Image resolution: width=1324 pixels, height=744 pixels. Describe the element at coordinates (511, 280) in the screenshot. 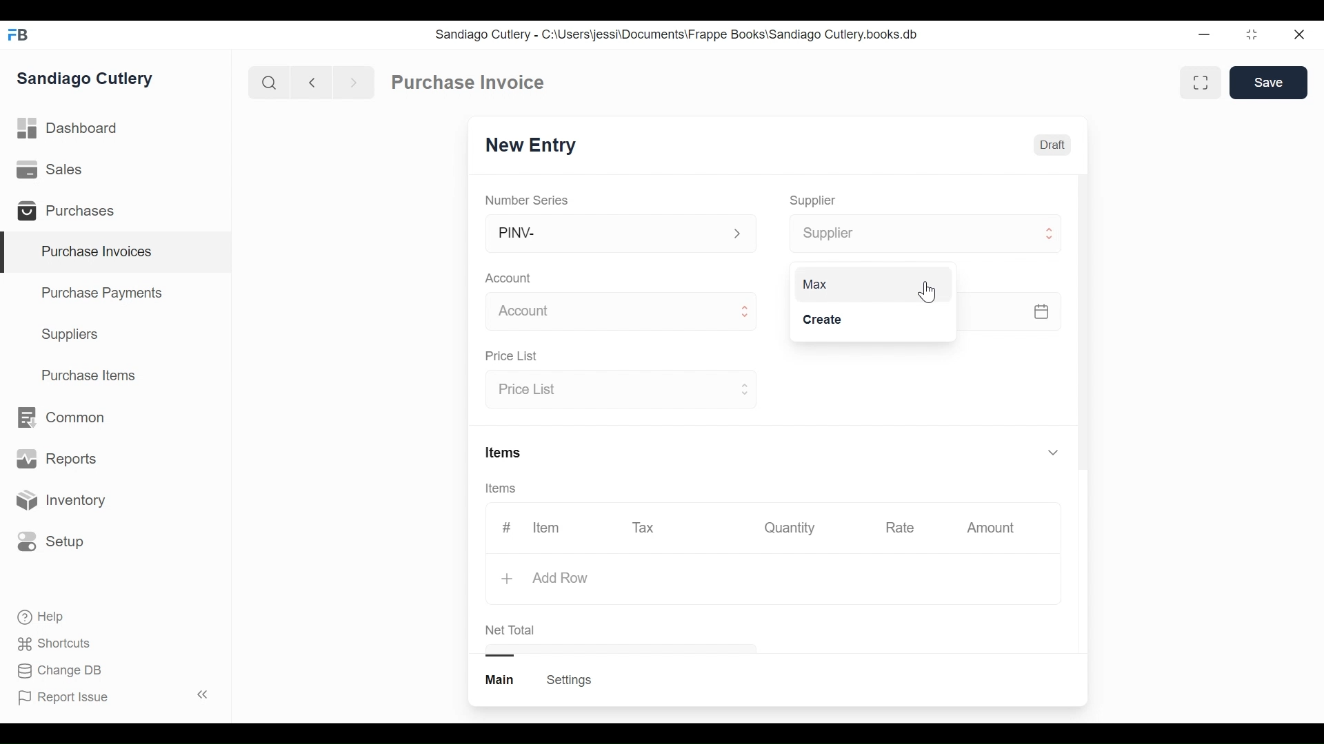

I see `Account` at that location.